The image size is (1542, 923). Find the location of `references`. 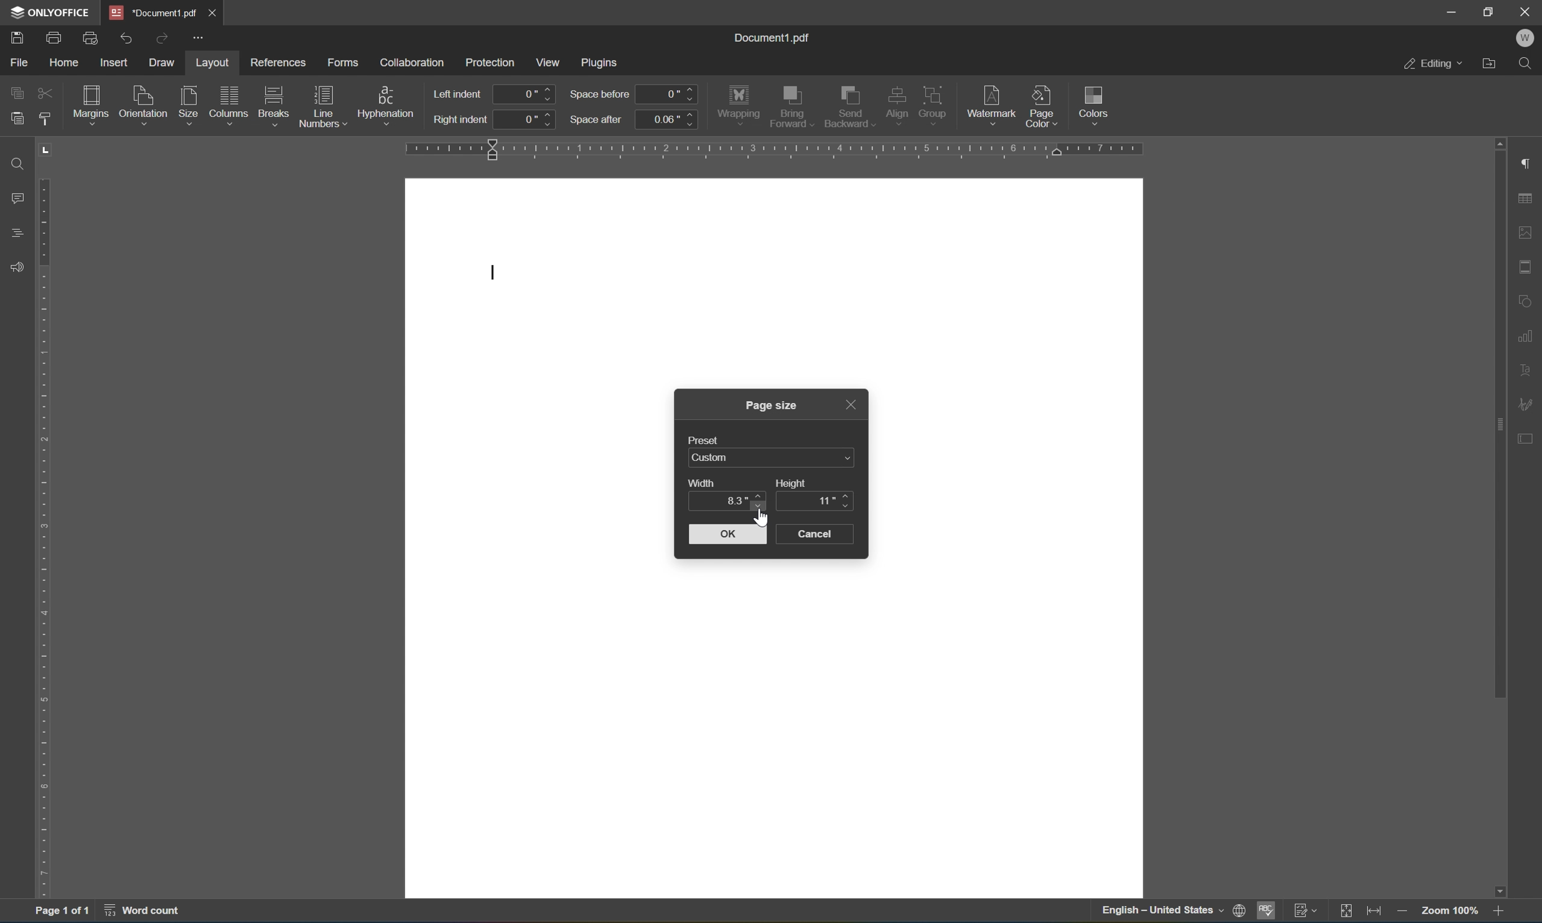

references is located at coordinates (279, 64).